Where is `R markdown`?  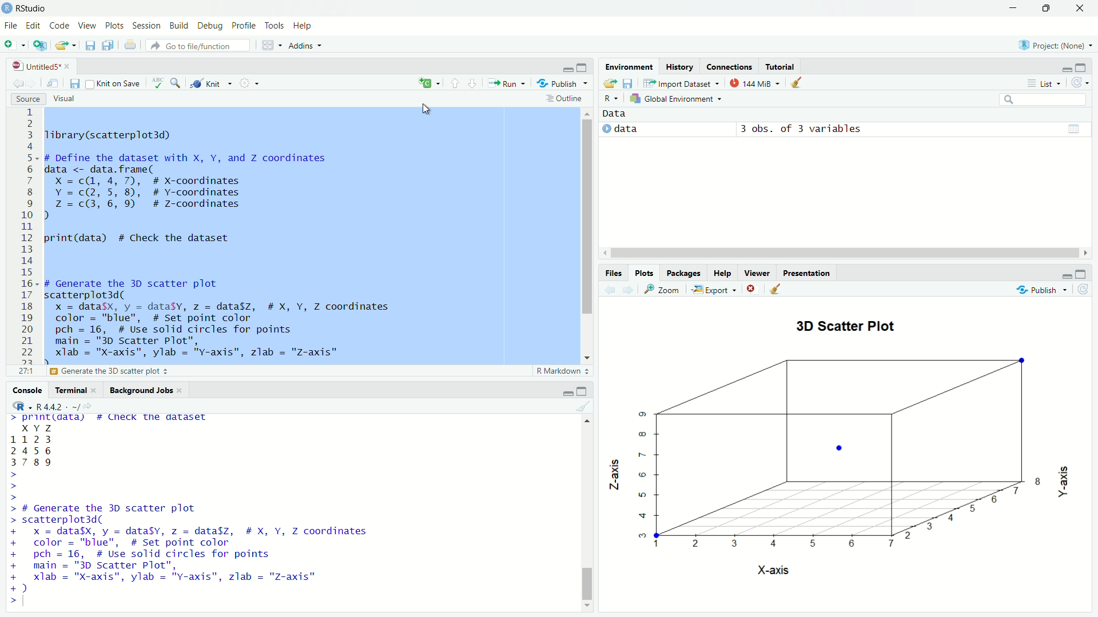 R markdown is located at coordinates (563, 371).